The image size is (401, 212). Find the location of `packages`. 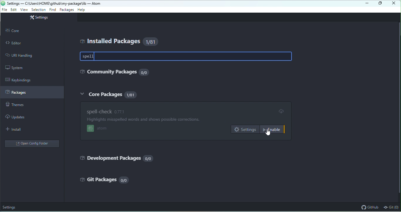

packages is located at coordinates (66, 10).